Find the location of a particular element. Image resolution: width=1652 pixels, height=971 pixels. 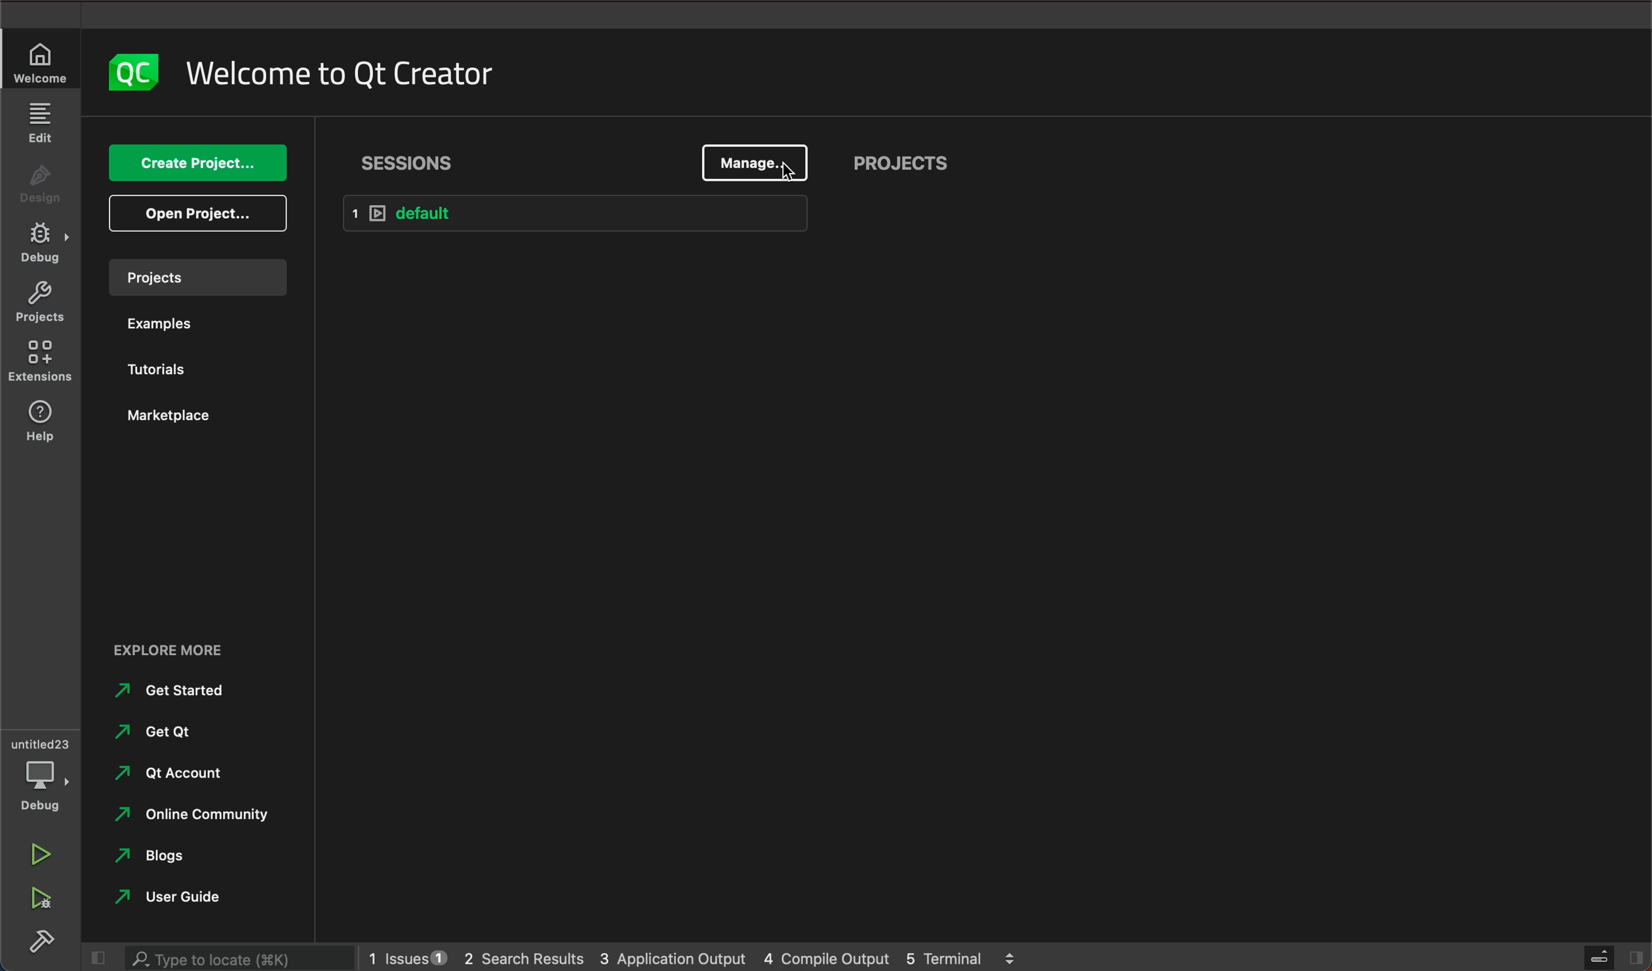

welcome to QT creator is located at coordinates (341, 73).